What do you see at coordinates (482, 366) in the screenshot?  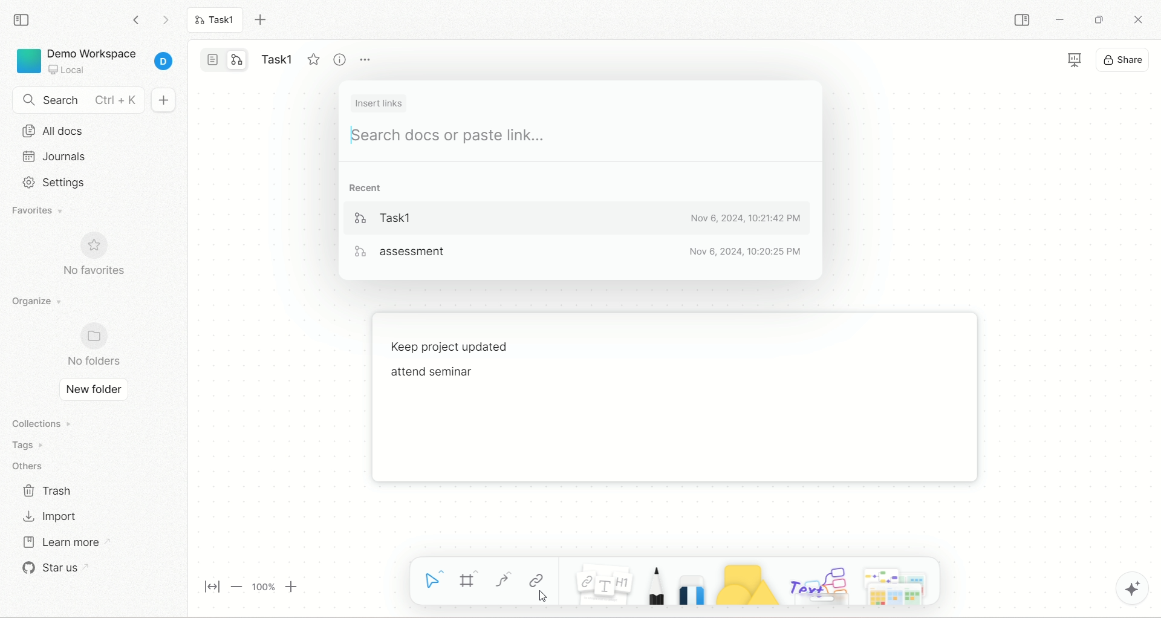 I see `text - Keep project updated attend seminar` at bounding box center [482, 366].